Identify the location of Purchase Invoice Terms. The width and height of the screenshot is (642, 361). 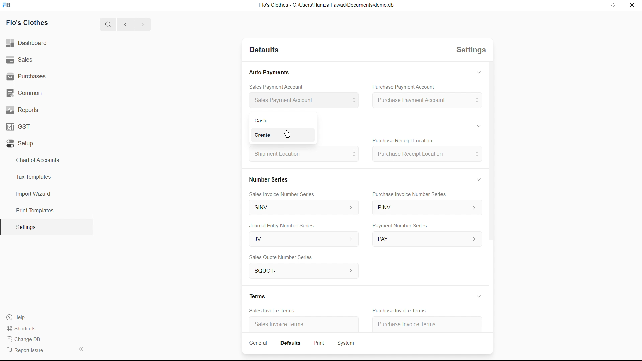
(401, 311).